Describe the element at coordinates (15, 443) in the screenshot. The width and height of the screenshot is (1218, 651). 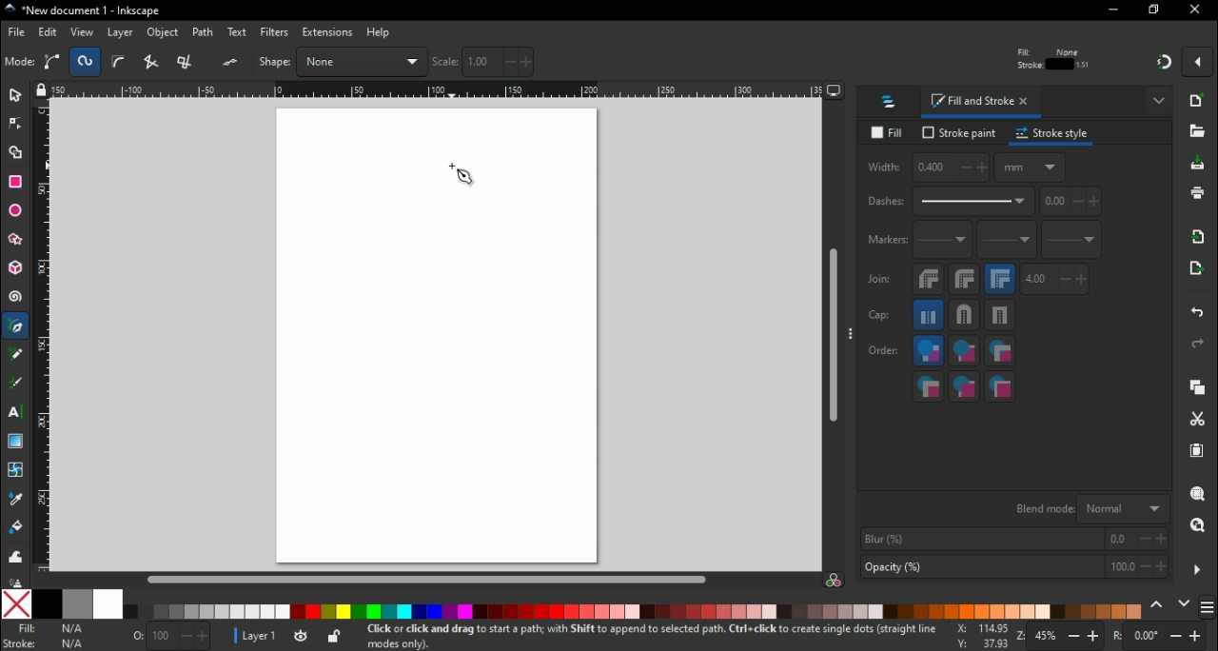
I see `gradient tool` at that location.